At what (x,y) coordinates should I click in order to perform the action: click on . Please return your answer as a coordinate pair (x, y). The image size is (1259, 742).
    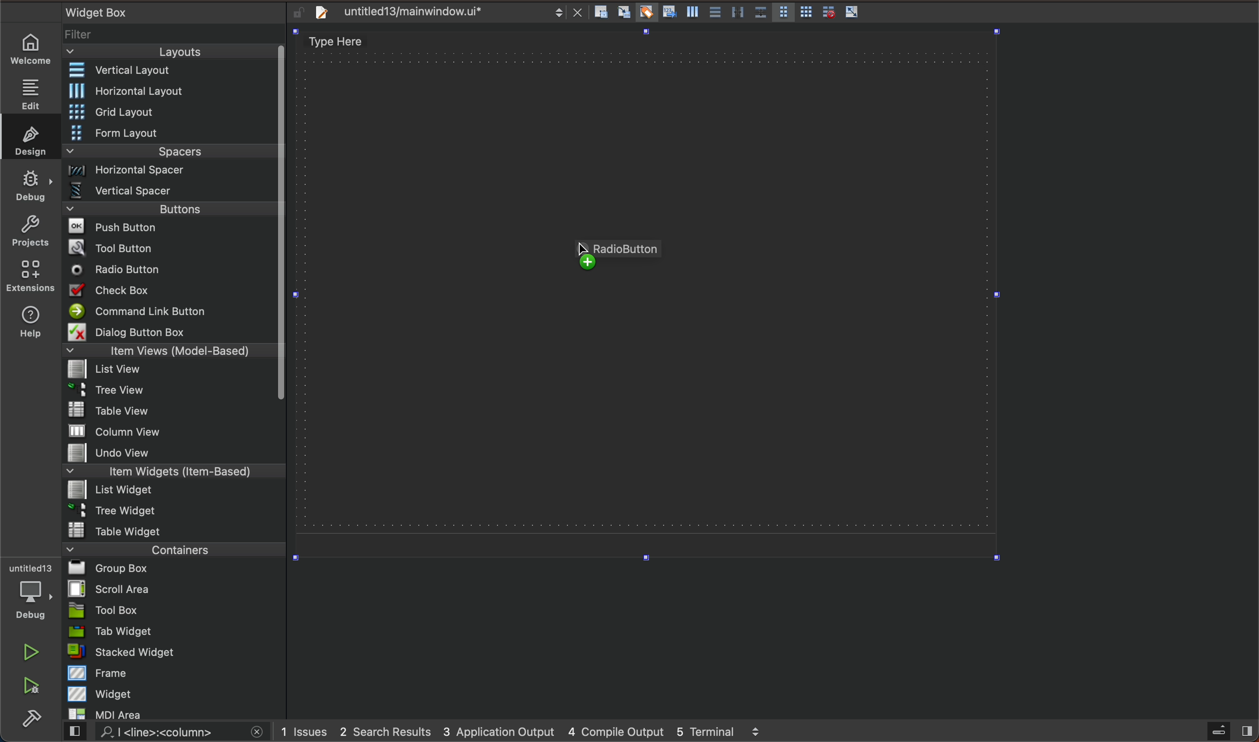
    Looking at the image, I should click on (760, 13).